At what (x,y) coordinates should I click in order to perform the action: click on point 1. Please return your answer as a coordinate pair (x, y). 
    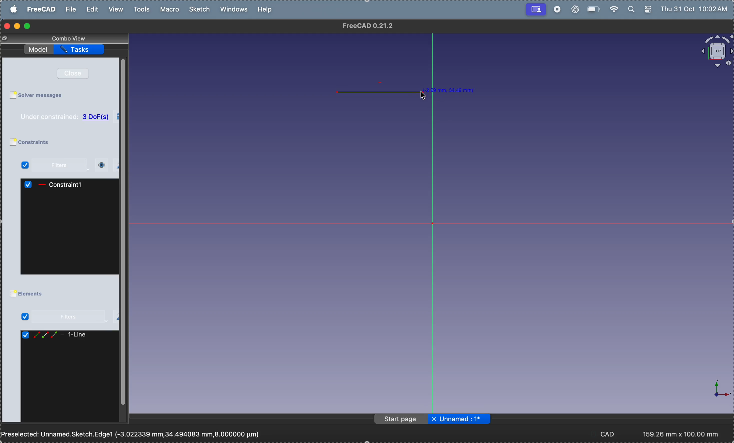
    Looking at the image, I should click on (338, 93).